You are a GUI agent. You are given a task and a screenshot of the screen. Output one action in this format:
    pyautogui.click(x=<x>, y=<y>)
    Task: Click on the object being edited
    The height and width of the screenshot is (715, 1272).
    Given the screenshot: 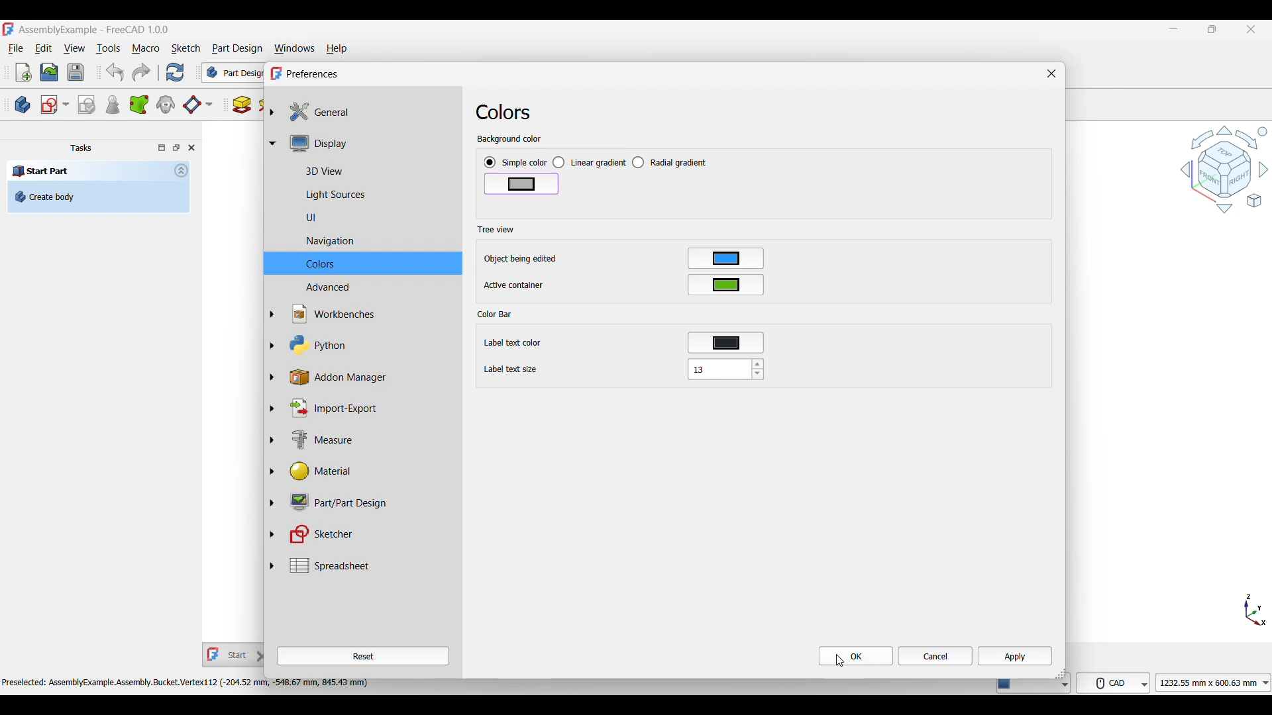 What is the action you would take?
    pyautogui.click(x=521, y=259)
    